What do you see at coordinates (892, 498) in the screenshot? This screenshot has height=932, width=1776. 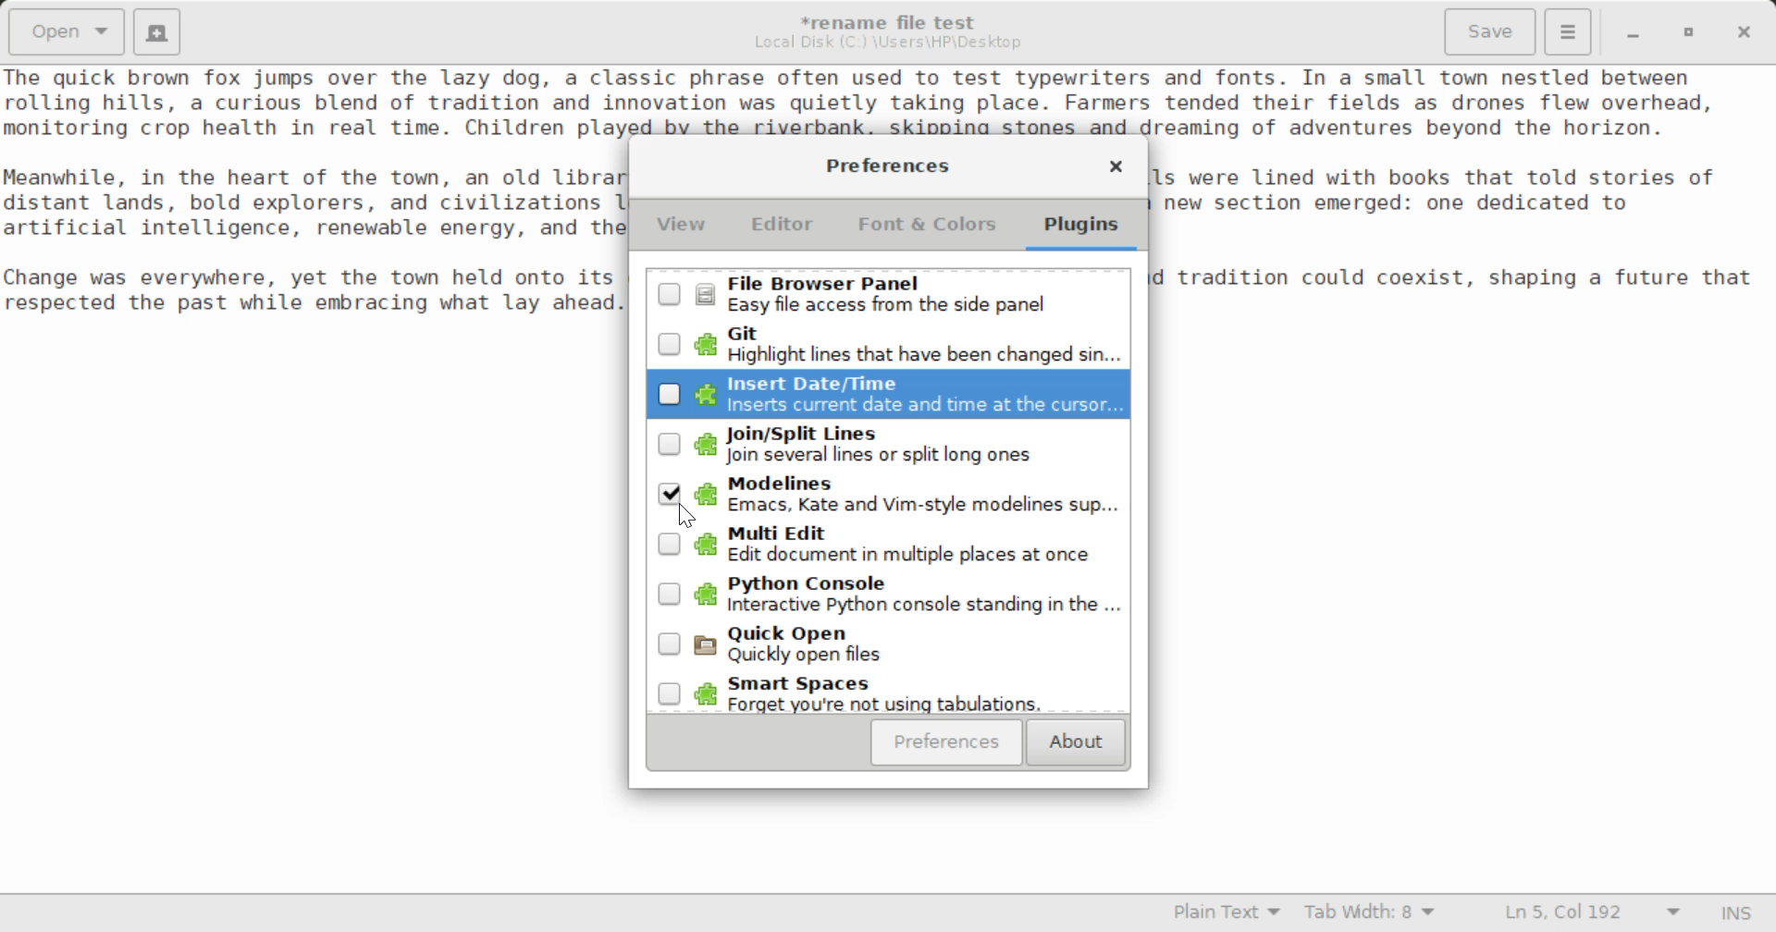 I see `Selected Modelines Plugin` at bounding box center [892, 498].